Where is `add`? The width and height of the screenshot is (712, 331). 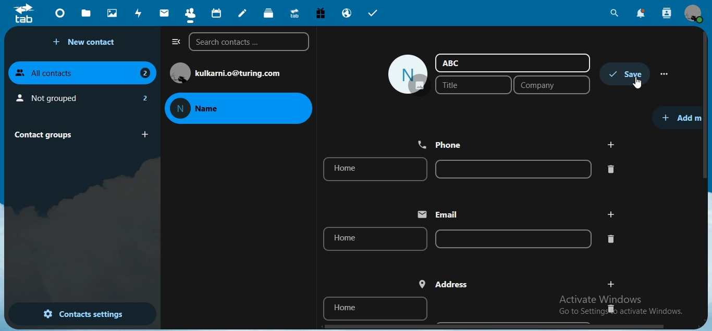 add is located at coordinates (611, 145).